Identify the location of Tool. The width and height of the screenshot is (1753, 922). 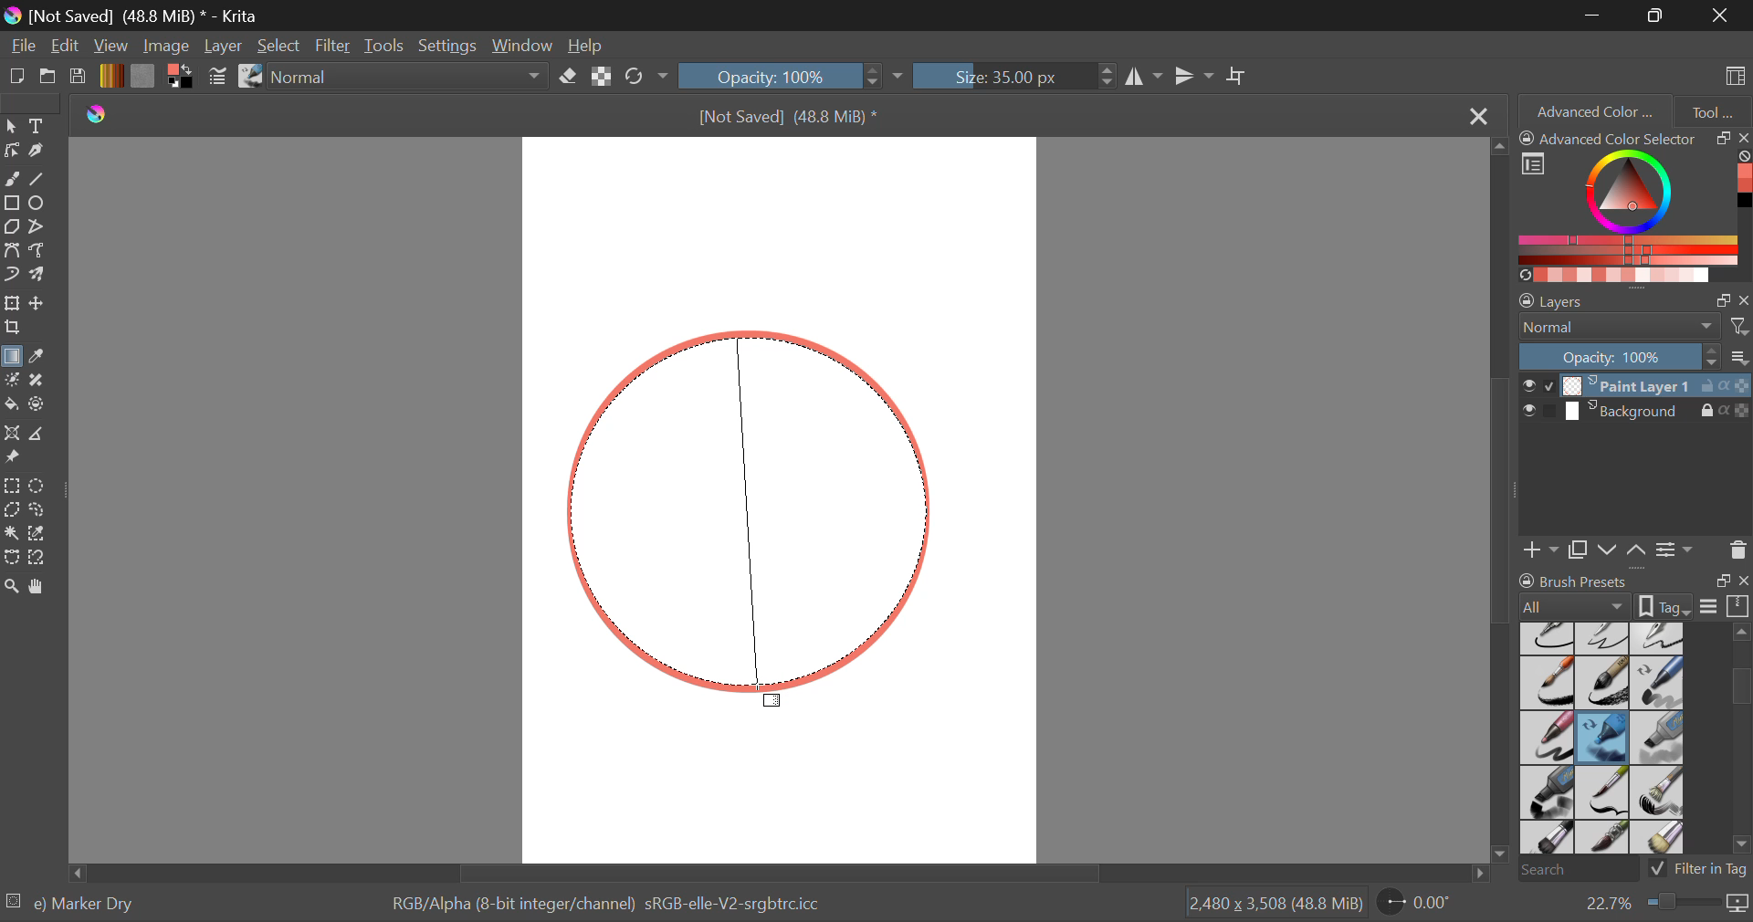
(11, 530).